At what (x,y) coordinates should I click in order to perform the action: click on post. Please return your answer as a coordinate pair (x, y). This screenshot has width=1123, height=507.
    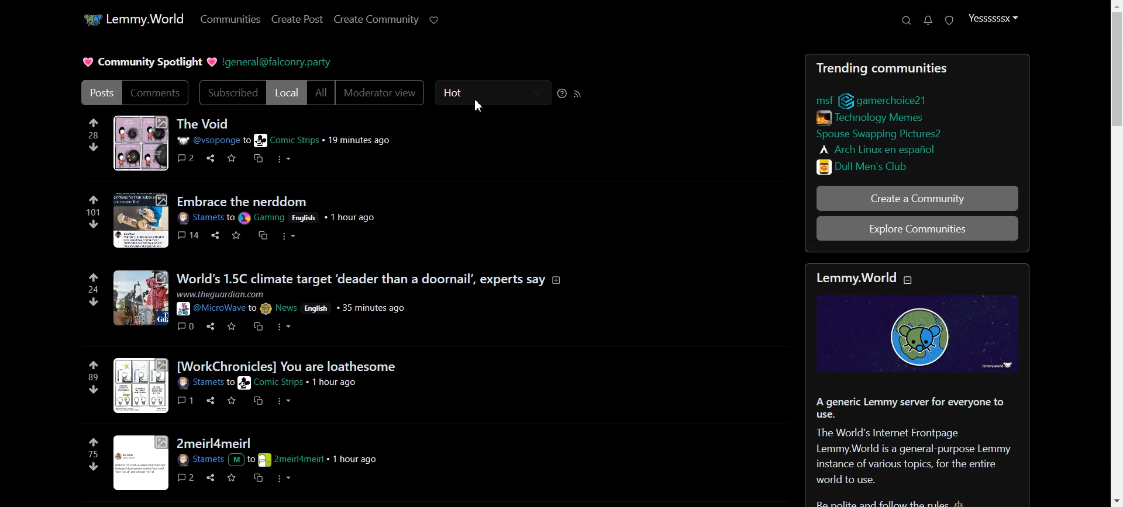
    Looking at the image, I should click on (244, 200).